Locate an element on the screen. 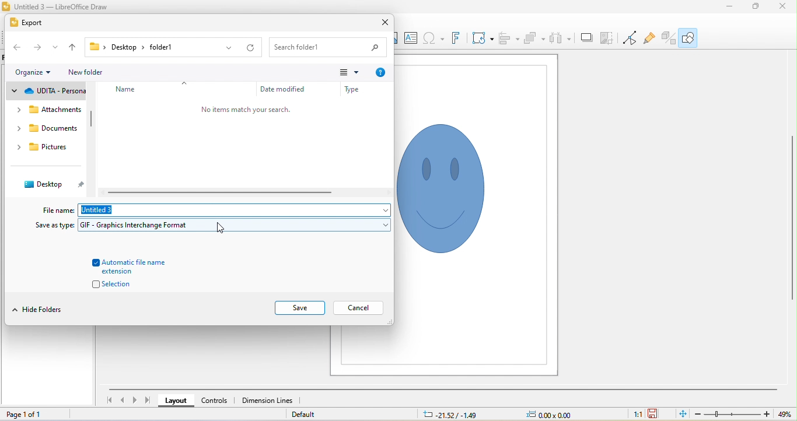  search bar is located at coordinates (328, 47).